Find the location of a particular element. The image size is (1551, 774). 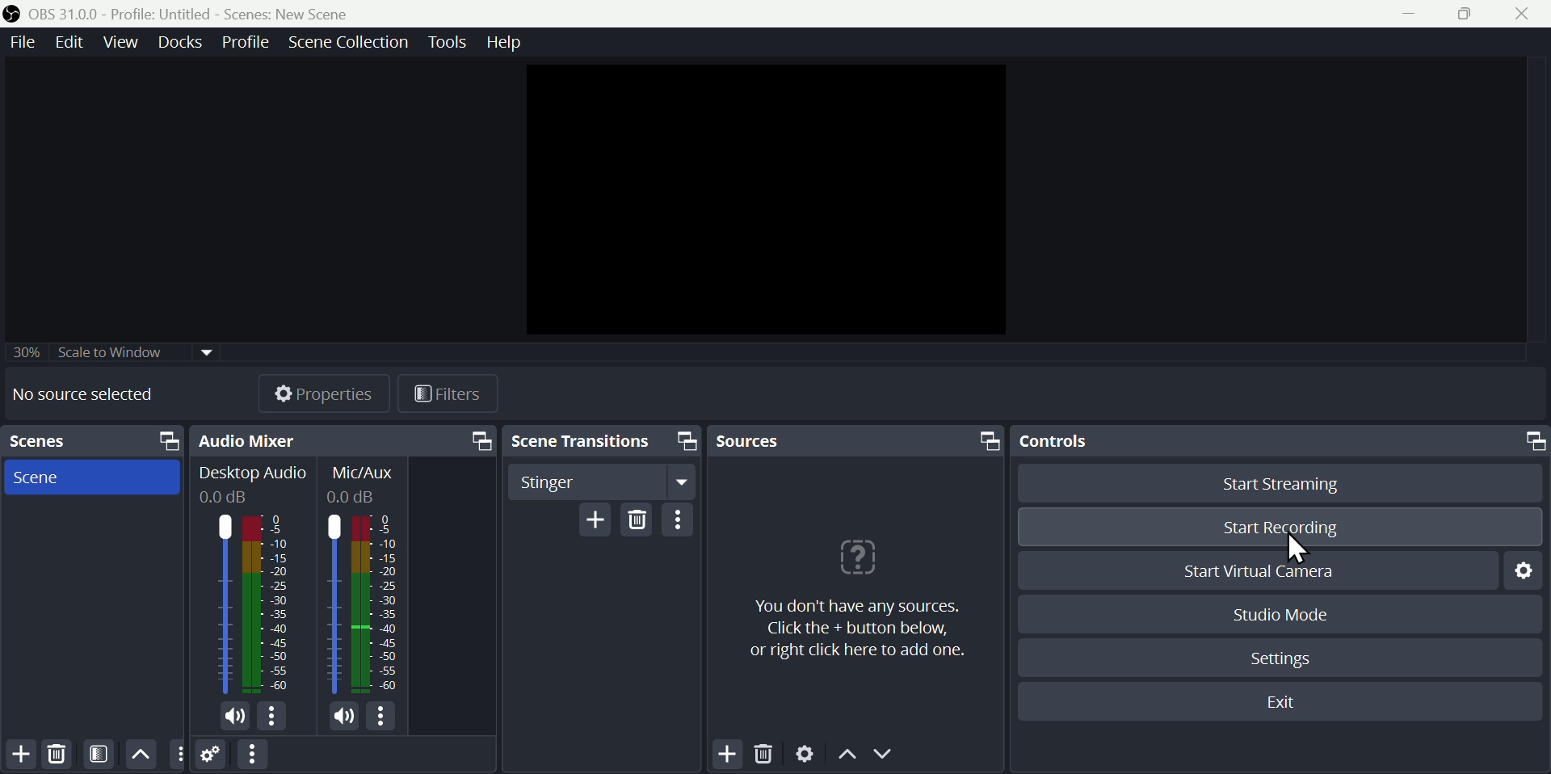

Delete is located at coordinates (762, 755).